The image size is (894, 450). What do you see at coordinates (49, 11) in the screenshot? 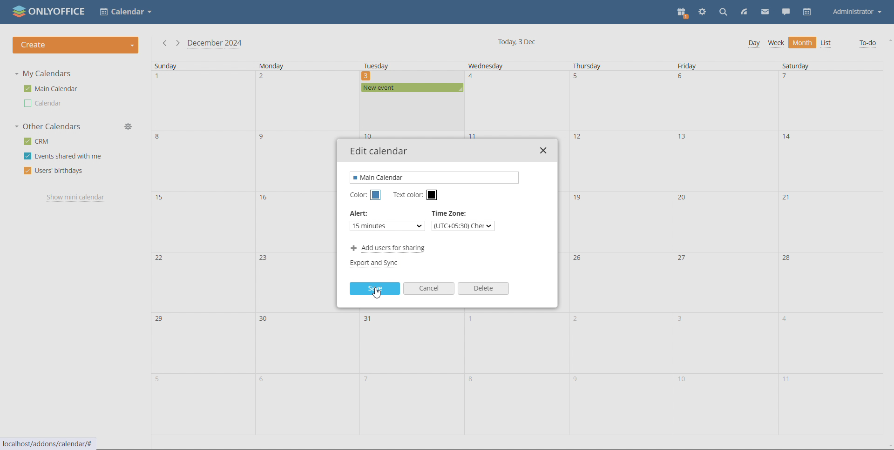
I see `logo` at bounding box center [49, 11].